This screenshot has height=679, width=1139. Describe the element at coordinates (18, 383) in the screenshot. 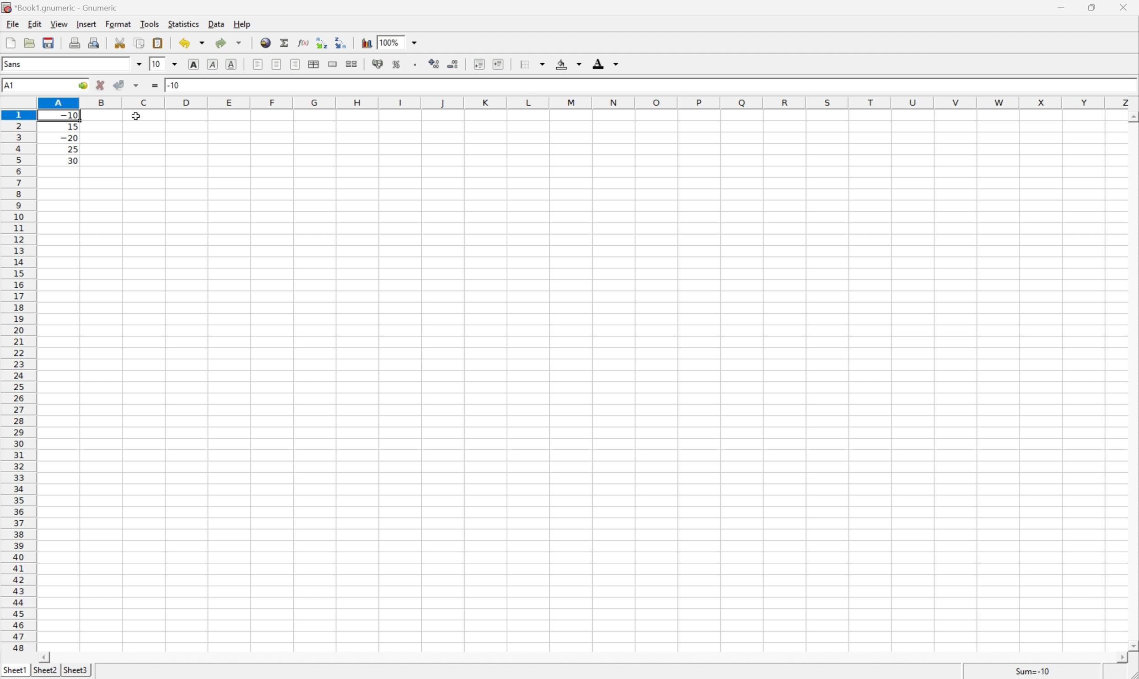

I see `Row numbers` at that location.